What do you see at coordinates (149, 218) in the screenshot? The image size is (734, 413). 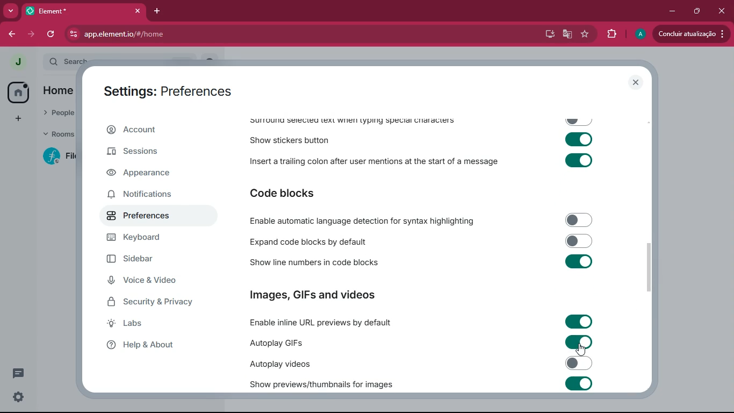 I see `preferences` at bounding box center [149, 218].